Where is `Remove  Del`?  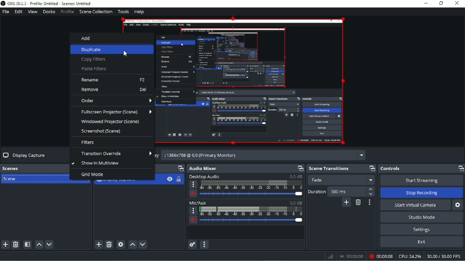
Remove  Del is located at coordinates (113, 90).